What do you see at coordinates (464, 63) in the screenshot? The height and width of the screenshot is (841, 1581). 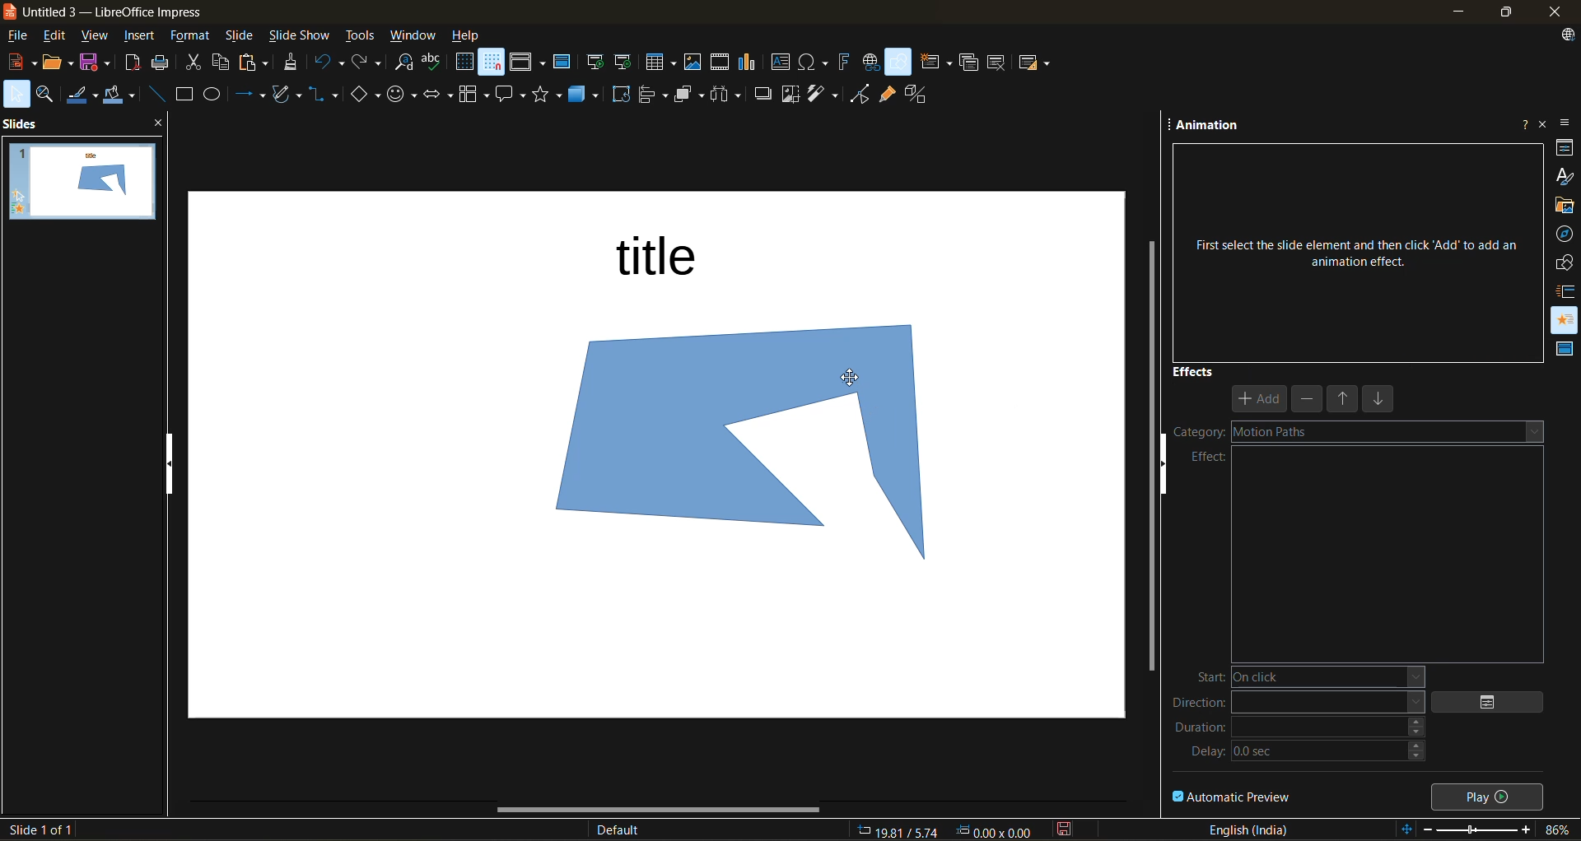 I see `display grid` at bounding box center [464, 63].